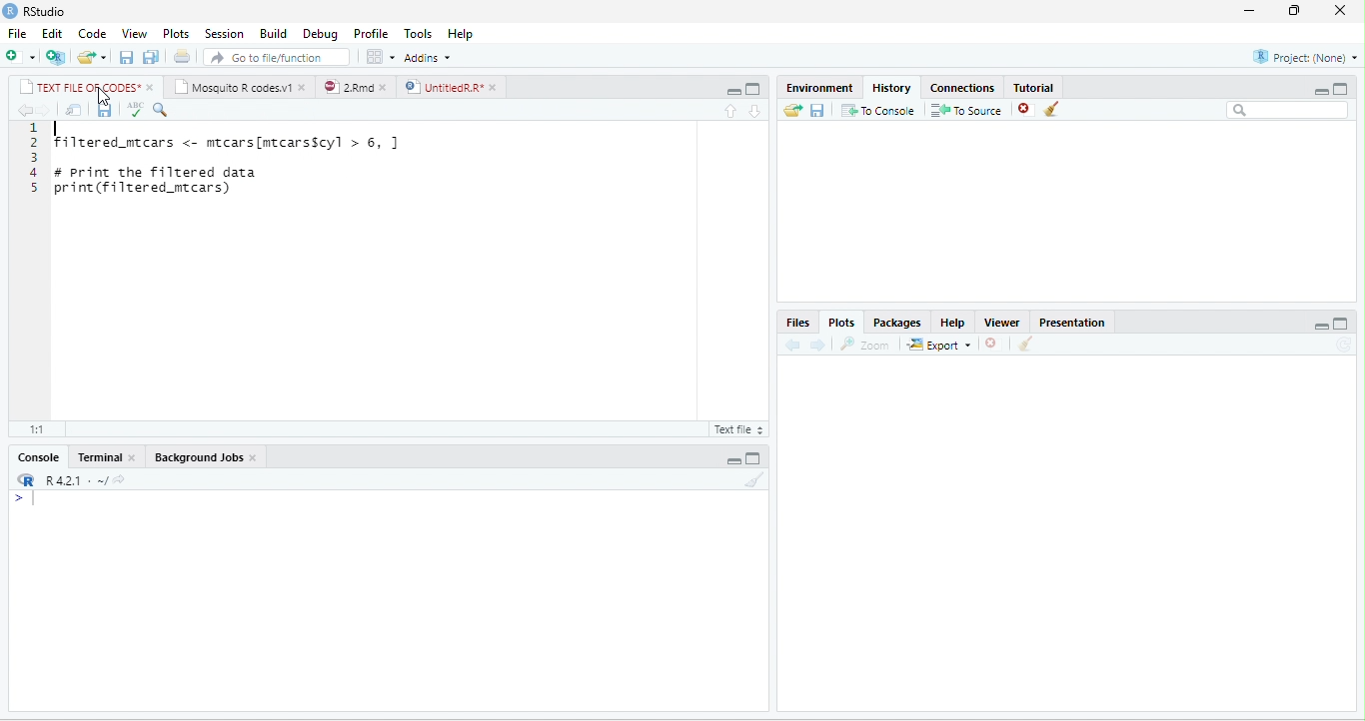 This screenshot has height=721, width=1365. I want to click on R script, so click(737, 429).